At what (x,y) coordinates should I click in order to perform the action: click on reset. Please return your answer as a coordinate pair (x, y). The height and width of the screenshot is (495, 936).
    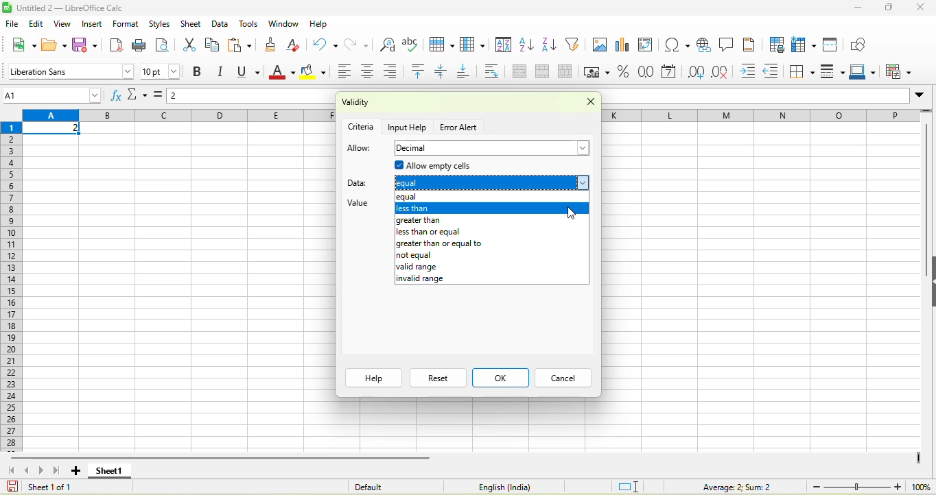
    Looking at the image, I should click on (438, 378).